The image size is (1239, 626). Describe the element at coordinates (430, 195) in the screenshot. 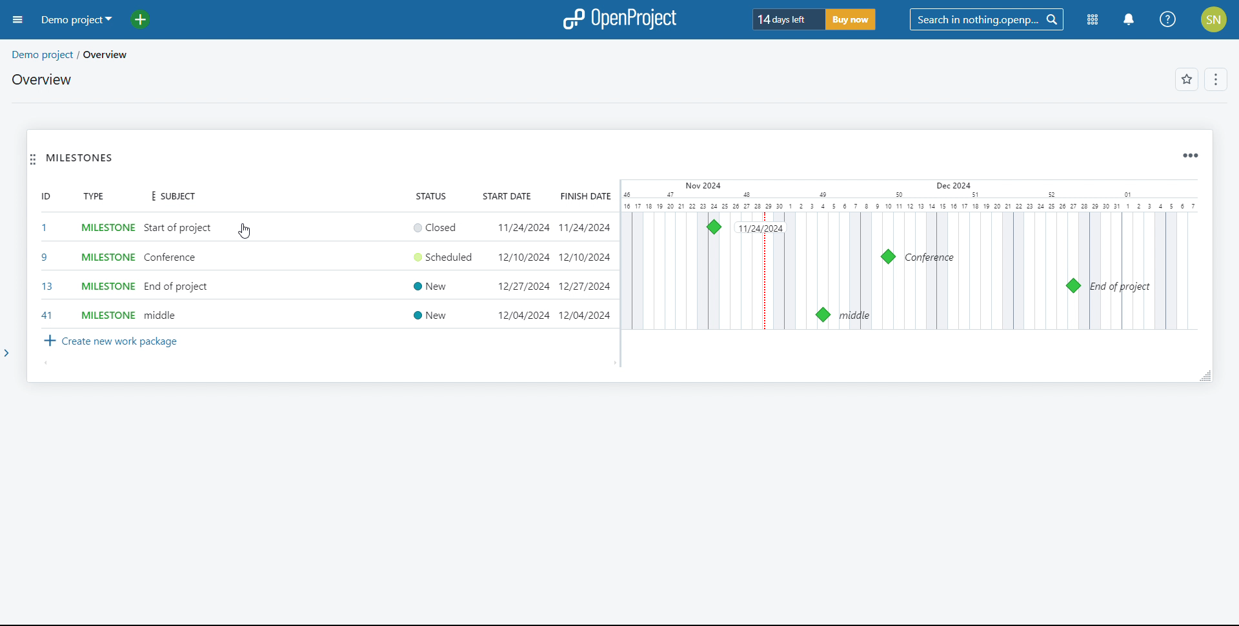

I see `status` at that location.